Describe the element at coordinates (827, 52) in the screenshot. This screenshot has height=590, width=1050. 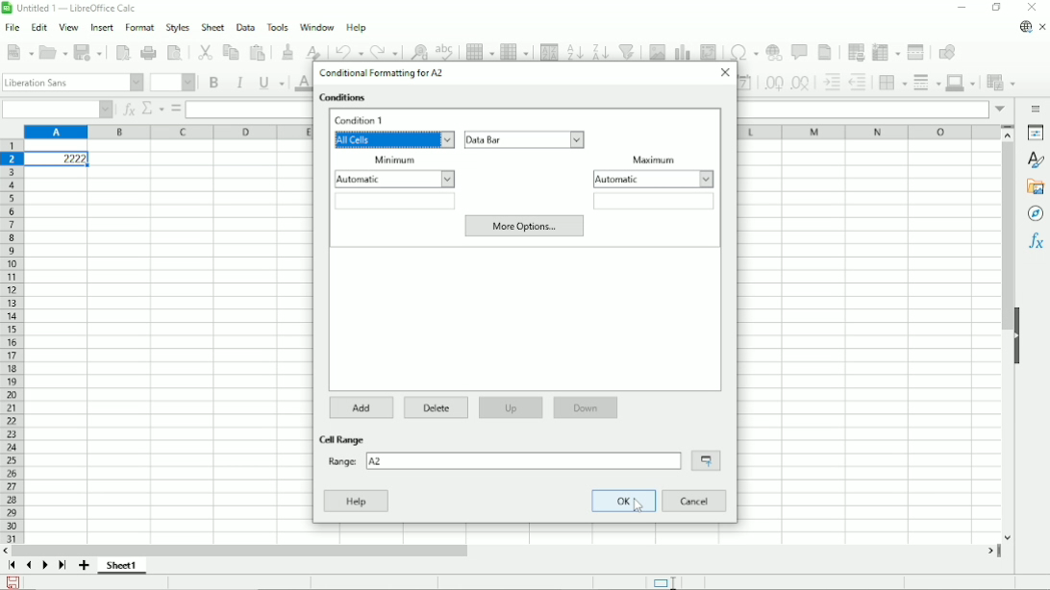
I see `Headers and footers` at that location.